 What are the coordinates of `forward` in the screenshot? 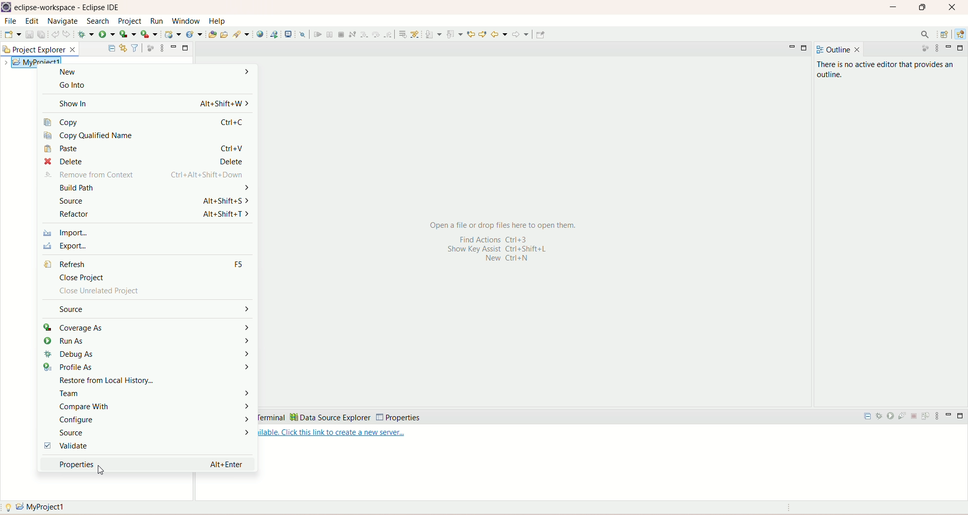 It's located at (521, 34).